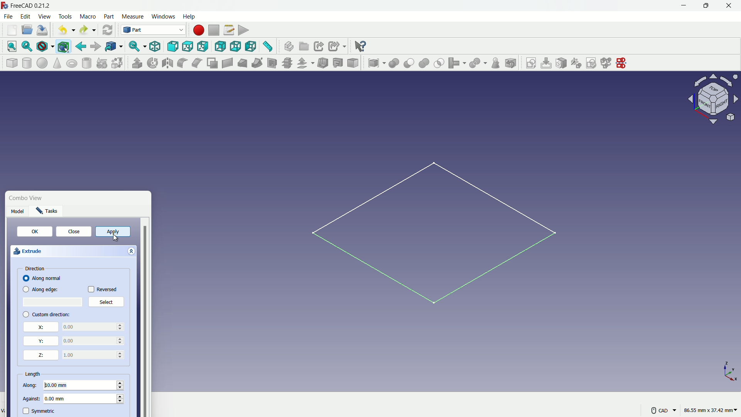 The height and width of the screenshot is (417, 741). I want to click on measure, so click(133, 16).